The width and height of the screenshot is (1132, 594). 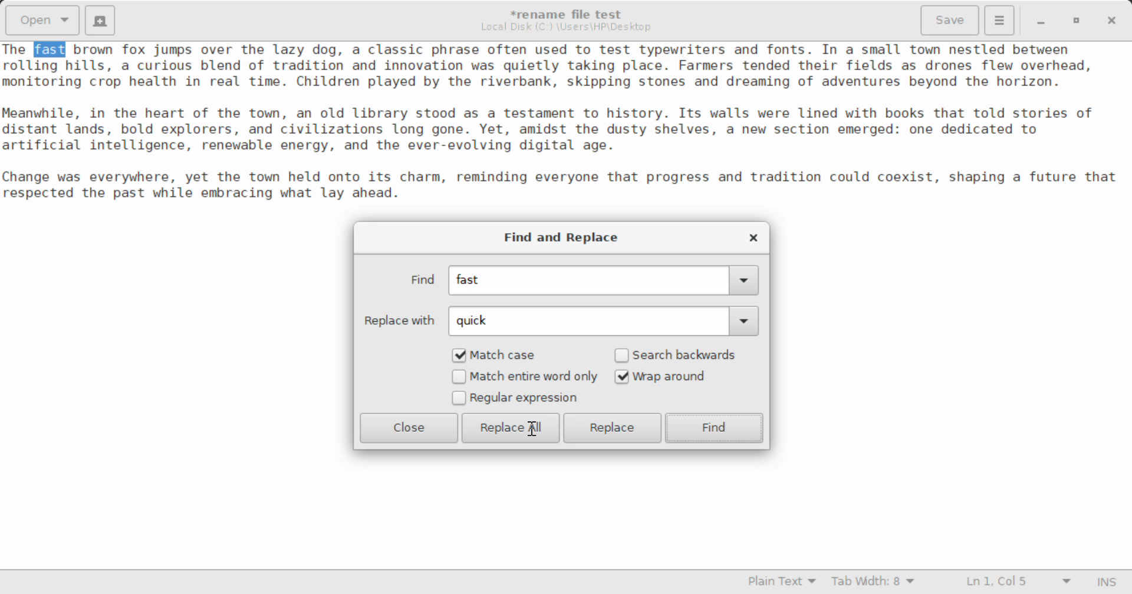 I want to click on Search backwards, so click(x=679, y=355).